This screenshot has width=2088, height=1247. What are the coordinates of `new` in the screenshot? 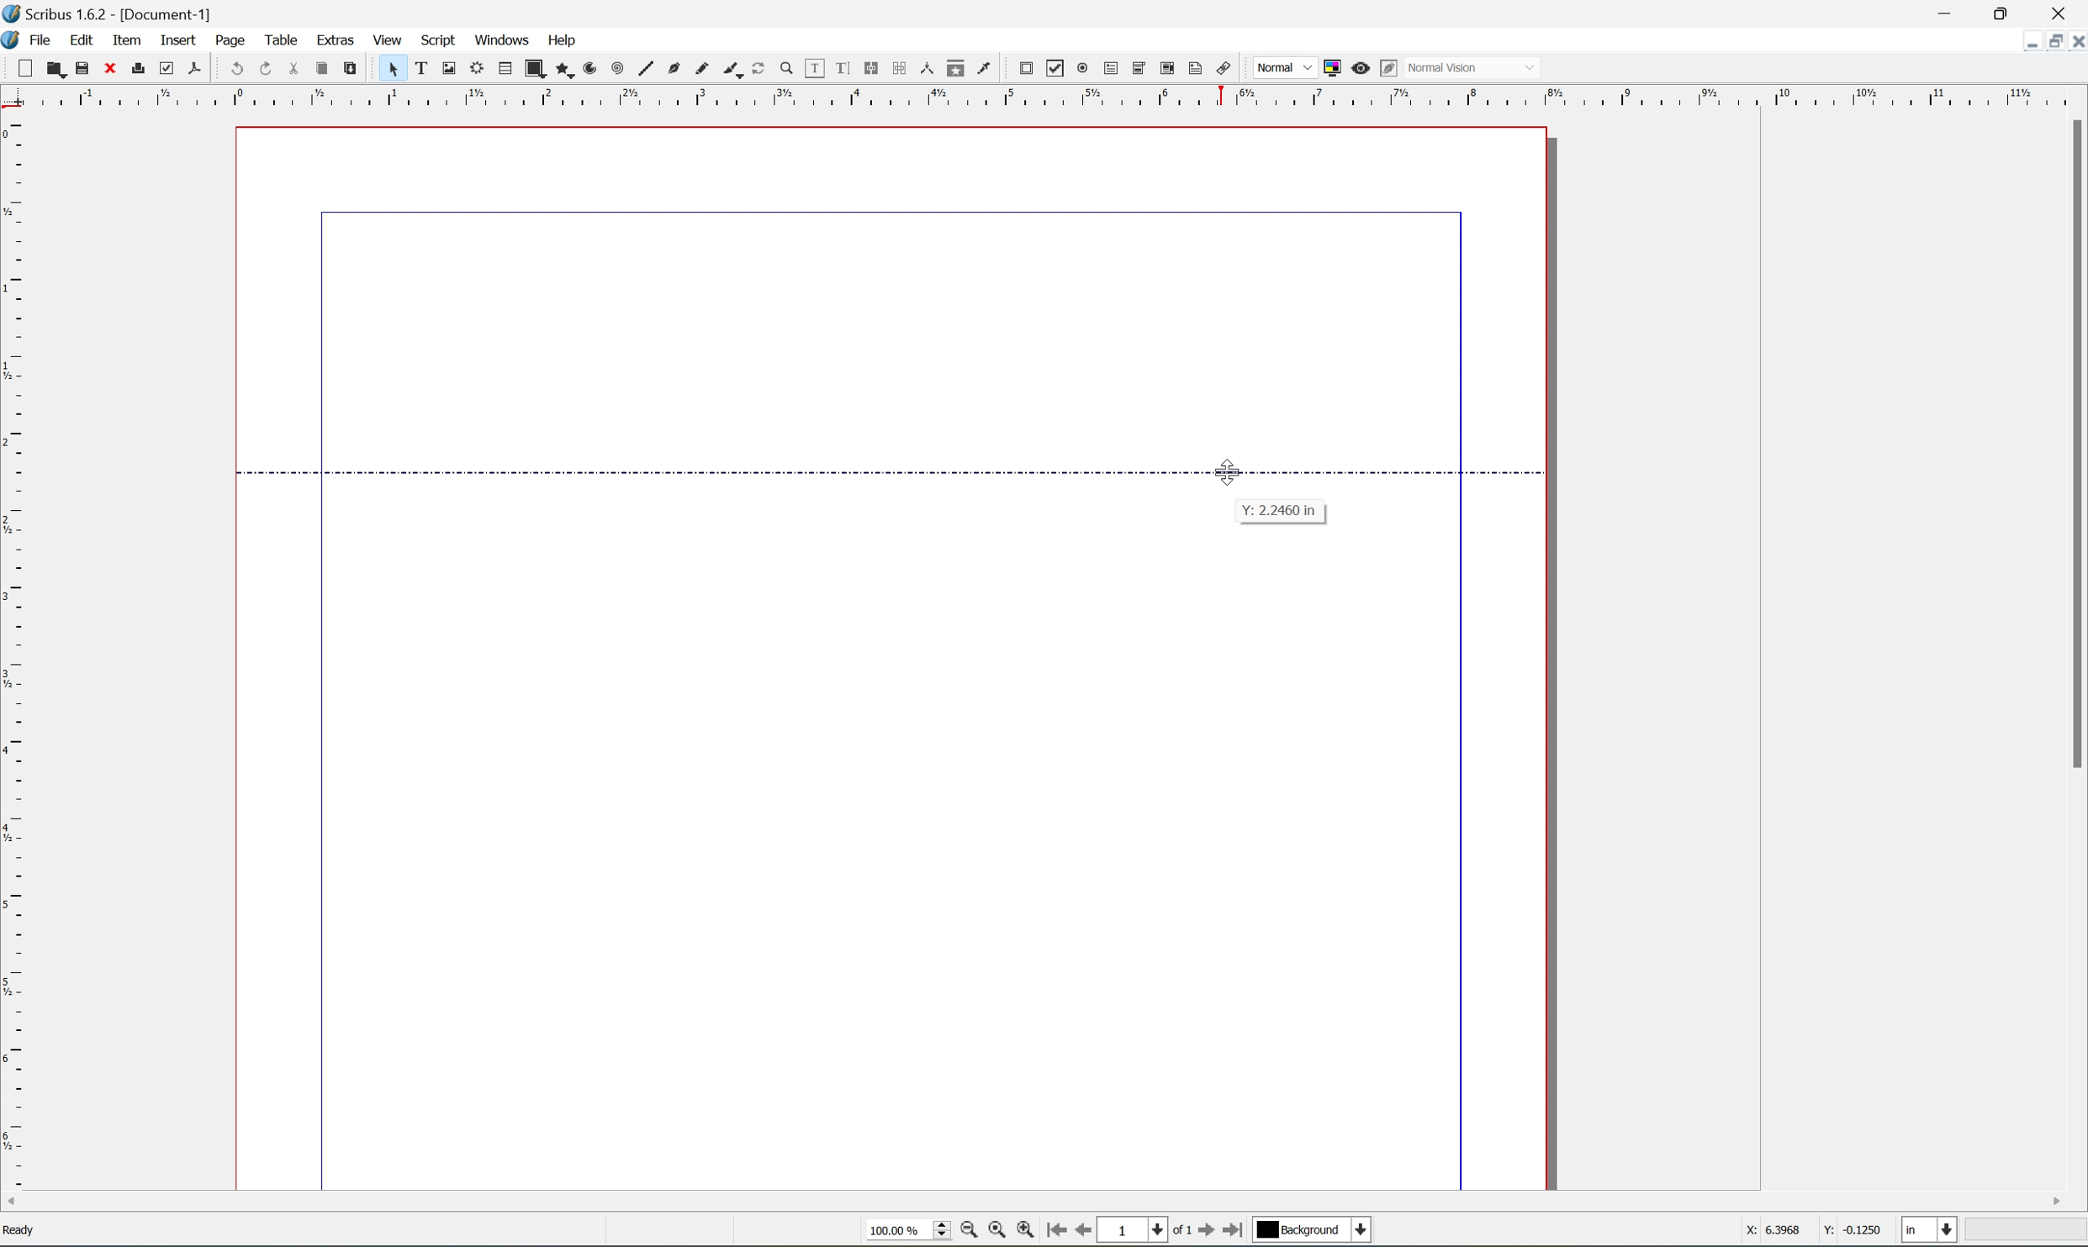 It's located at (24, 70).